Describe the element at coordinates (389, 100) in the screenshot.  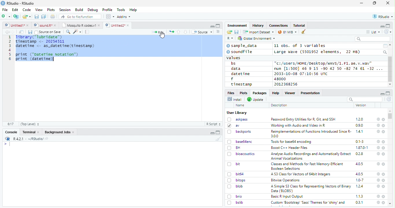
I see `Refresh` at that location.